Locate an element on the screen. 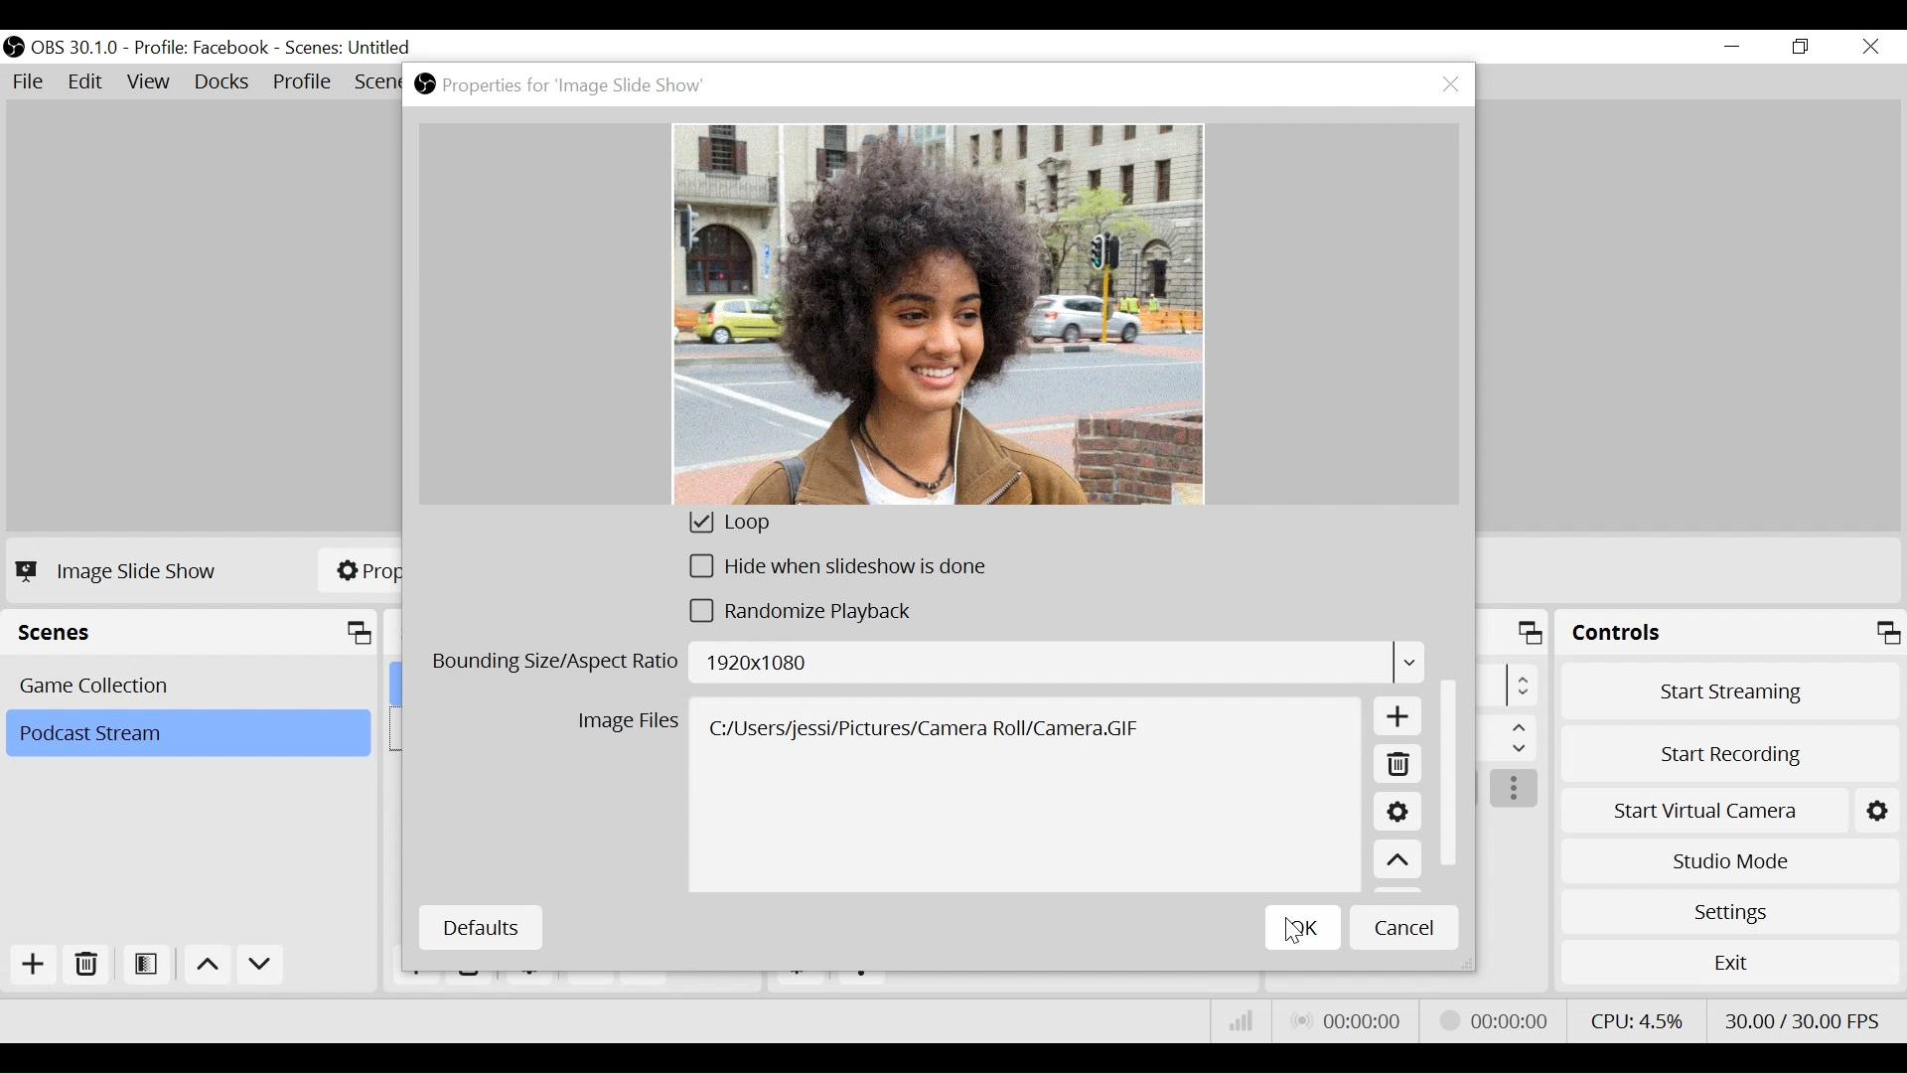 The height and width of the screenshot is (1073, 1907). Controls is located at coordinates (1730, 636).